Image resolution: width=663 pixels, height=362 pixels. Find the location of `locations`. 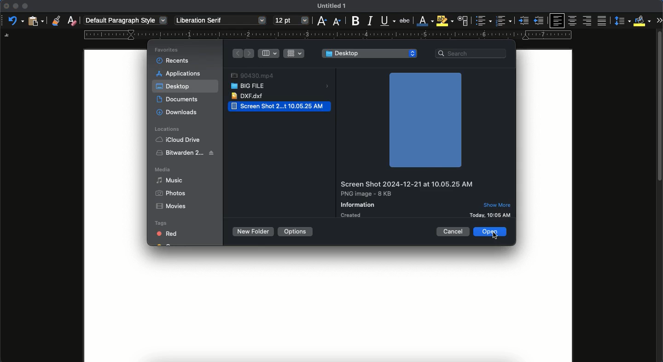

locations is located at coordinates (166, 128).